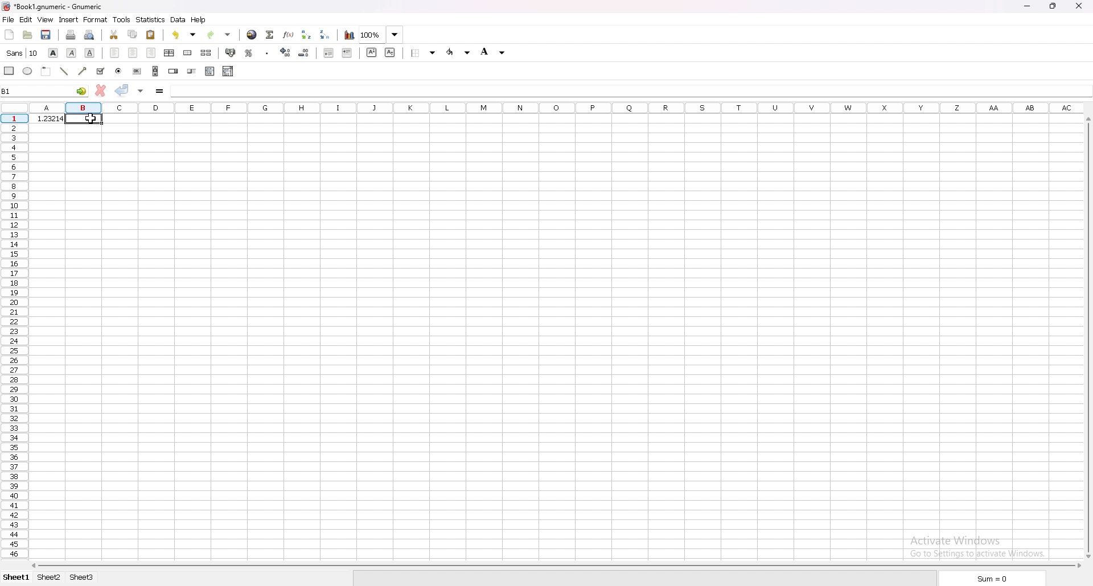  Describe the element at coordinates (150, 19) in the screenshot. I see `statistics` at that location.